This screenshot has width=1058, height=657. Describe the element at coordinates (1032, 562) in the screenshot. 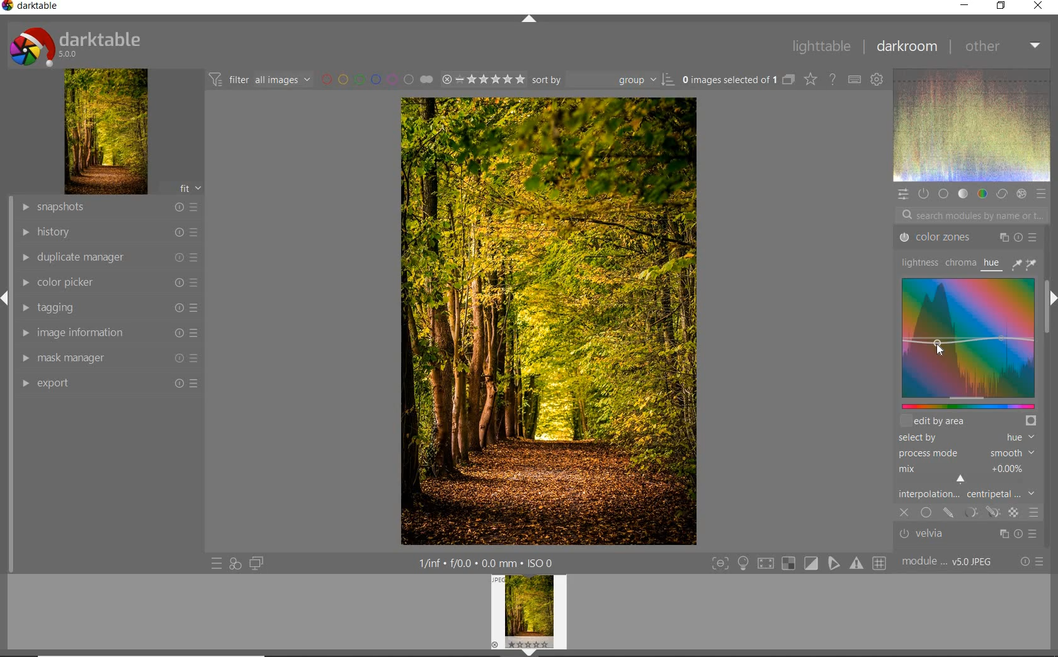

I see `RESET OR PRESET & PREFERENCE` at that location.